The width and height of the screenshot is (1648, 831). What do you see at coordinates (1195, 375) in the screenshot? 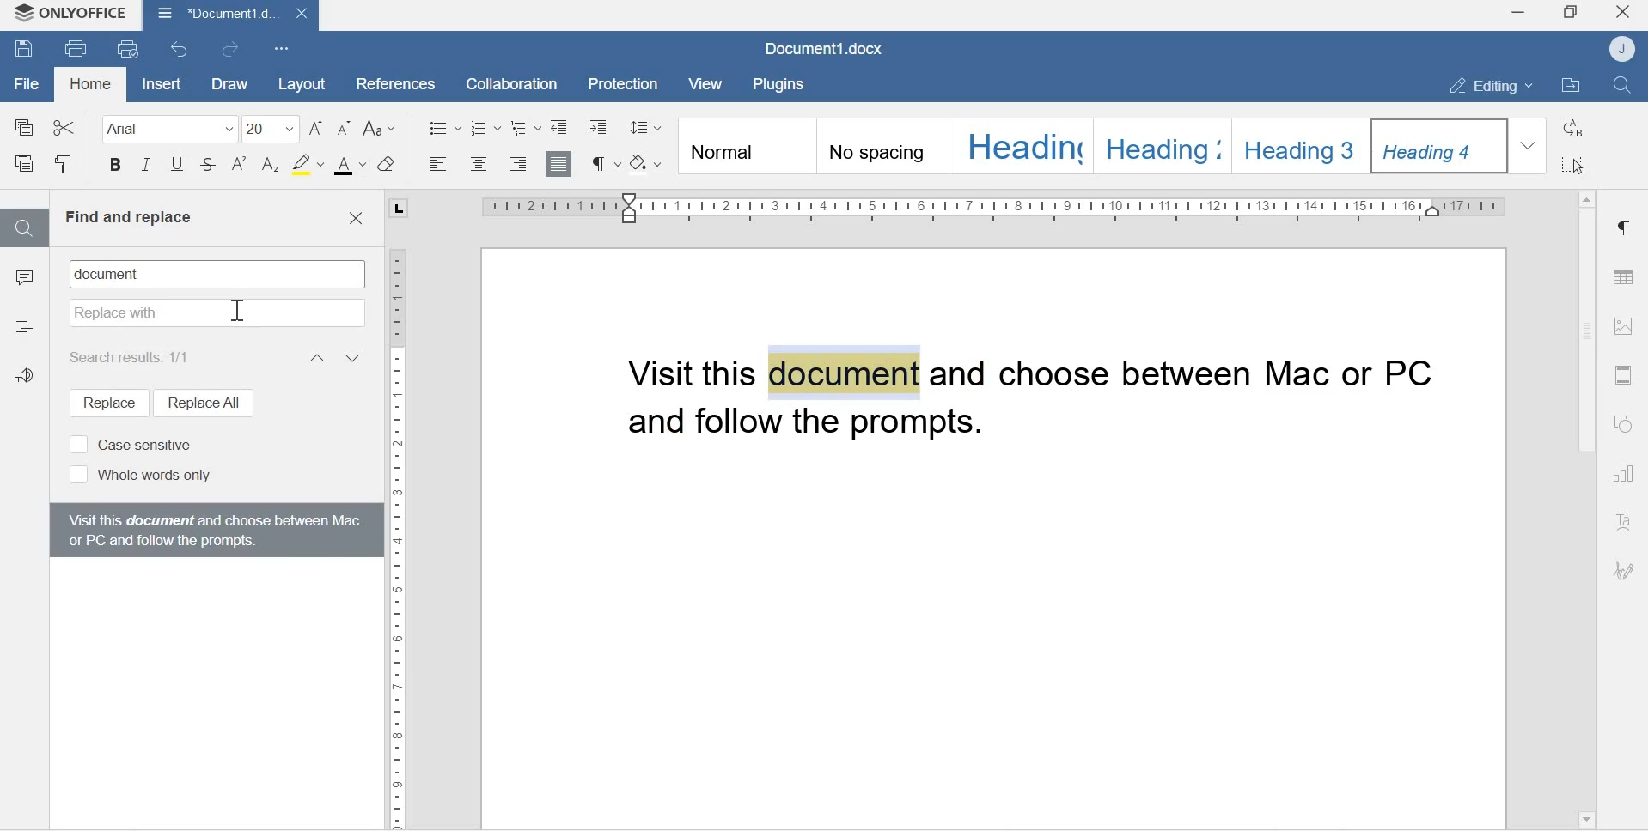
I see `and choose between MAC or PC` at bounding box center [1195, 375].